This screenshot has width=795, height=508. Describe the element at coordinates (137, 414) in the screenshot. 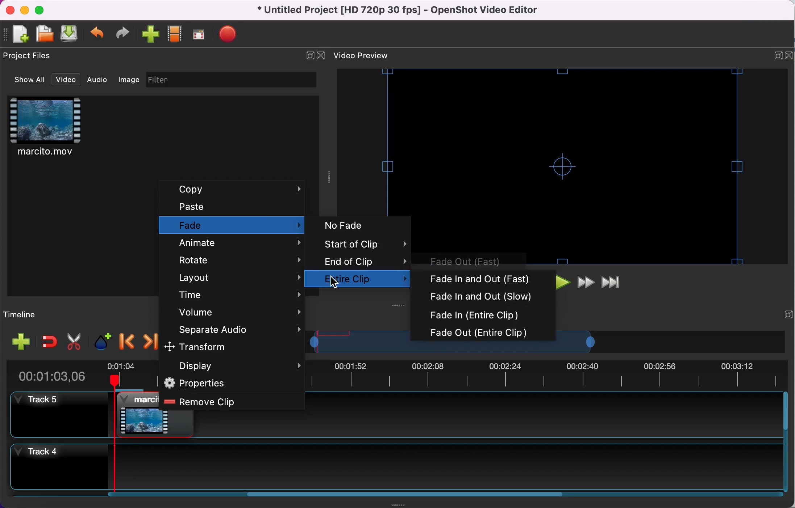

I see `clip` at that location.